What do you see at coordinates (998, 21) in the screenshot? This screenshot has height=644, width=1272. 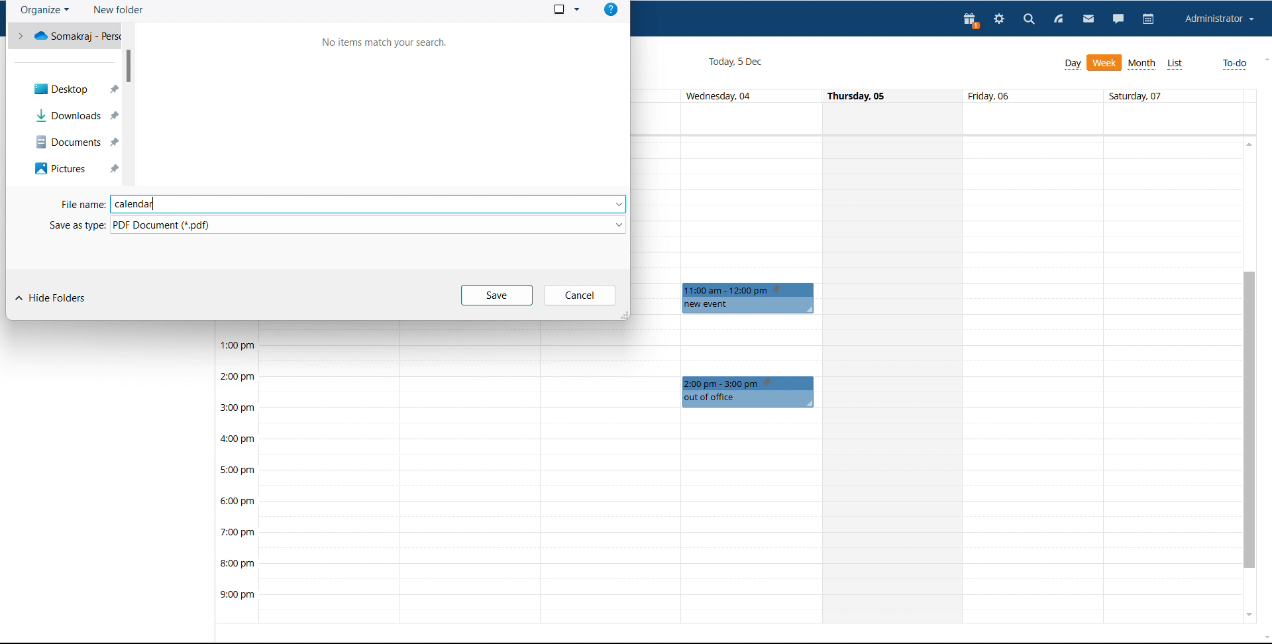 I see `settings` at bounding box center [998, 21].